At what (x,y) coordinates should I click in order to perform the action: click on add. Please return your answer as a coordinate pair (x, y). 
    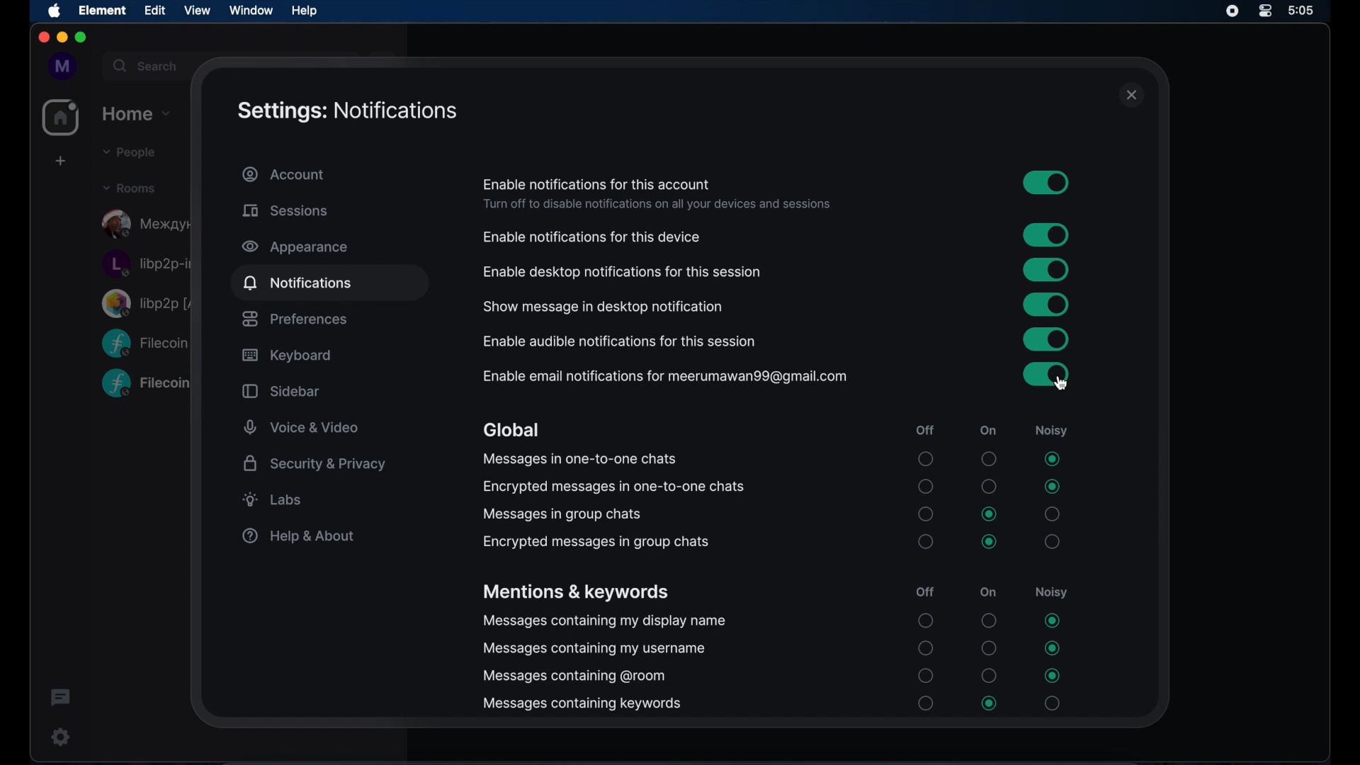
    Looking at the image, I should click on (59, 161).